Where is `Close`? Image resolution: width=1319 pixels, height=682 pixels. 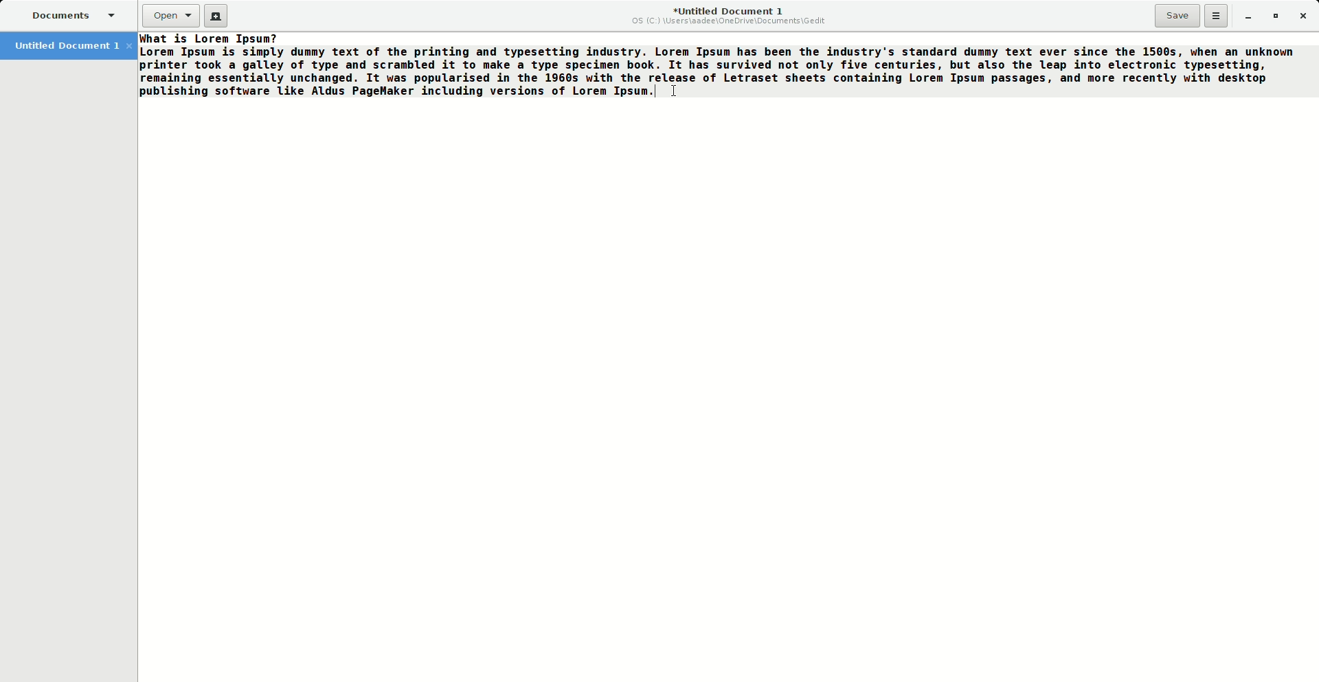
Close is located at coordinates (1303, 14).